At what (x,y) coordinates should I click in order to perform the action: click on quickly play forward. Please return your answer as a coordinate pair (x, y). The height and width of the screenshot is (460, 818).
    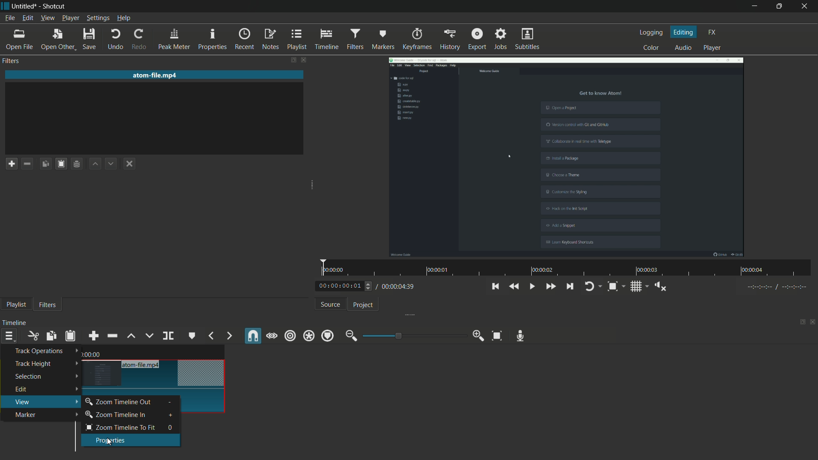
    Looking at the image, I should click on (550, 286).